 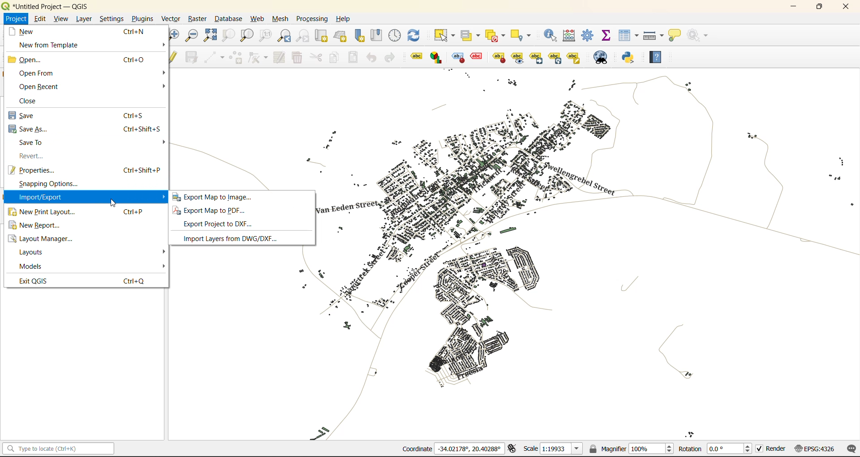 What do you see at coordinates (320, 35) in the screenshot?
I see `new map view` at bounding box center [320, 35].